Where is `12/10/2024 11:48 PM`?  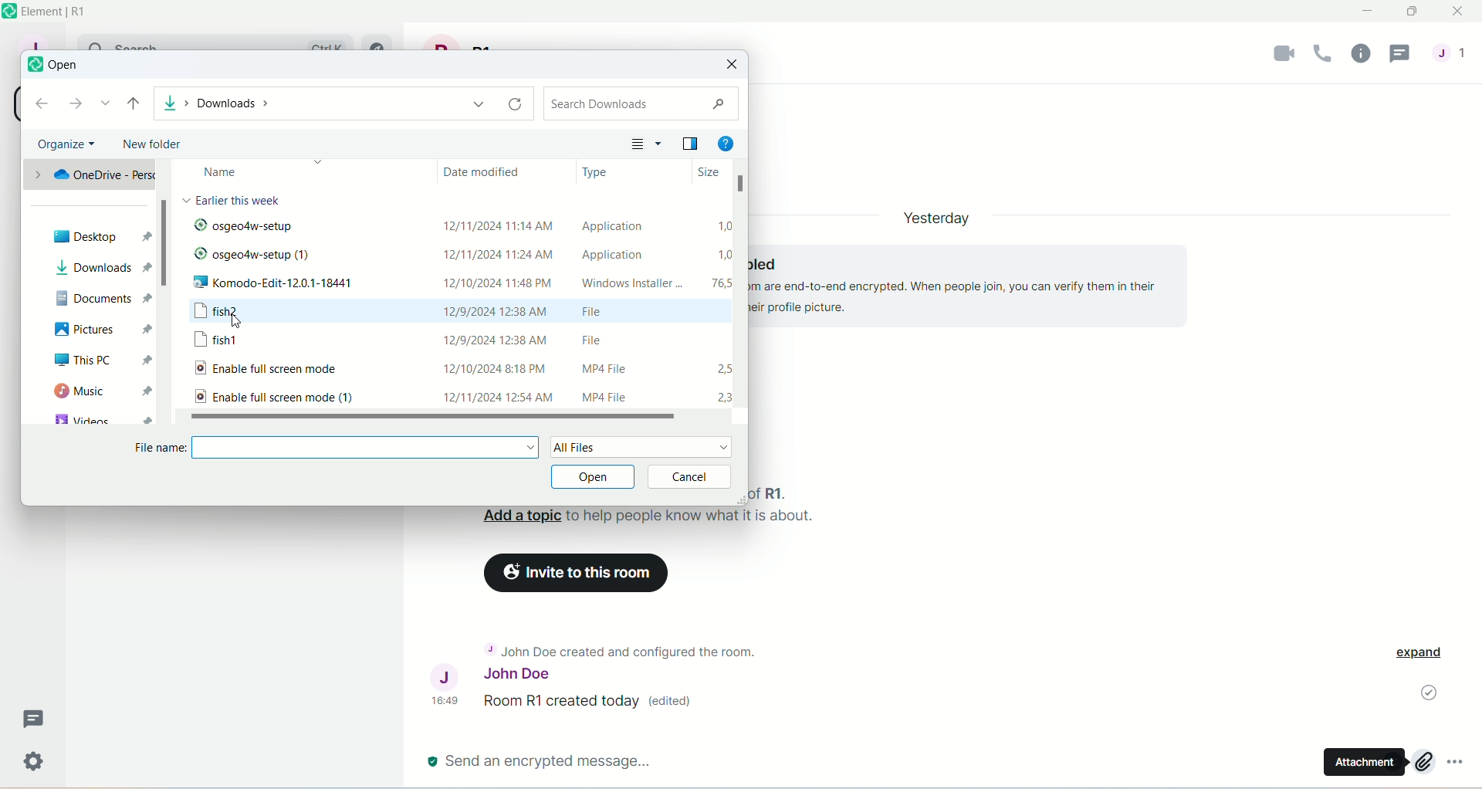 12/10/2024 11:48 PM is located at coordinates (504, 282).